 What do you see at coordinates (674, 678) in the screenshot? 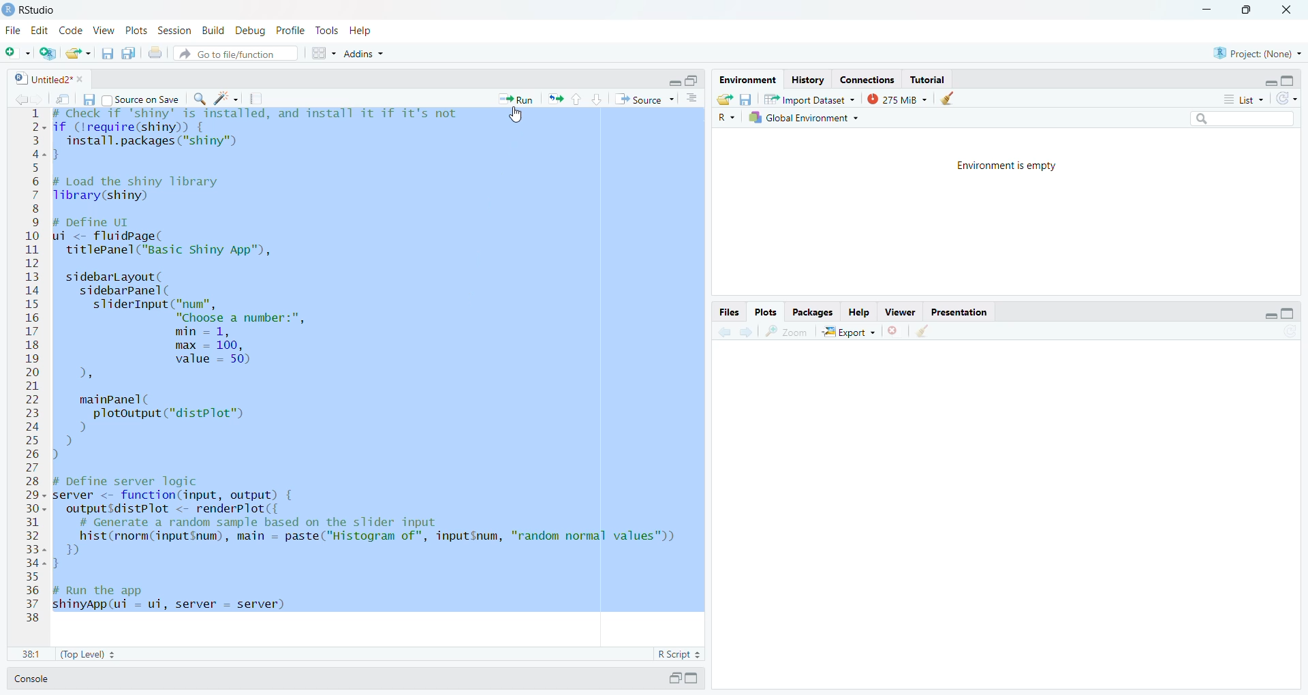
I see `resize` at bounding box center [674, 678].